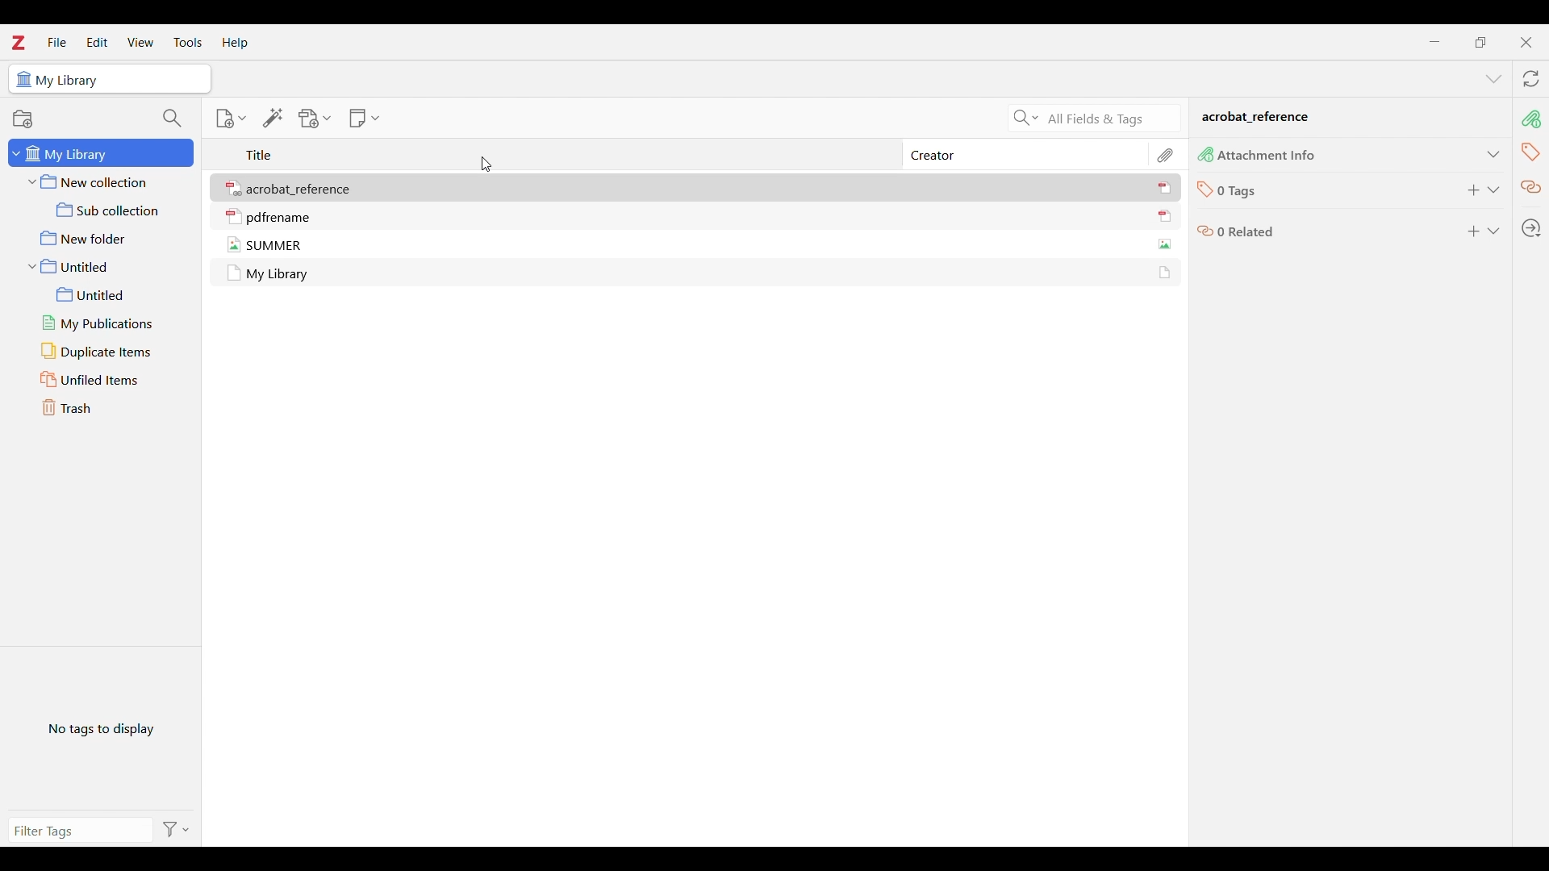 Image resolution: width=1549 pixels, height=871 pixels. I want to click on acrobat _reference, so click(1257, 118).